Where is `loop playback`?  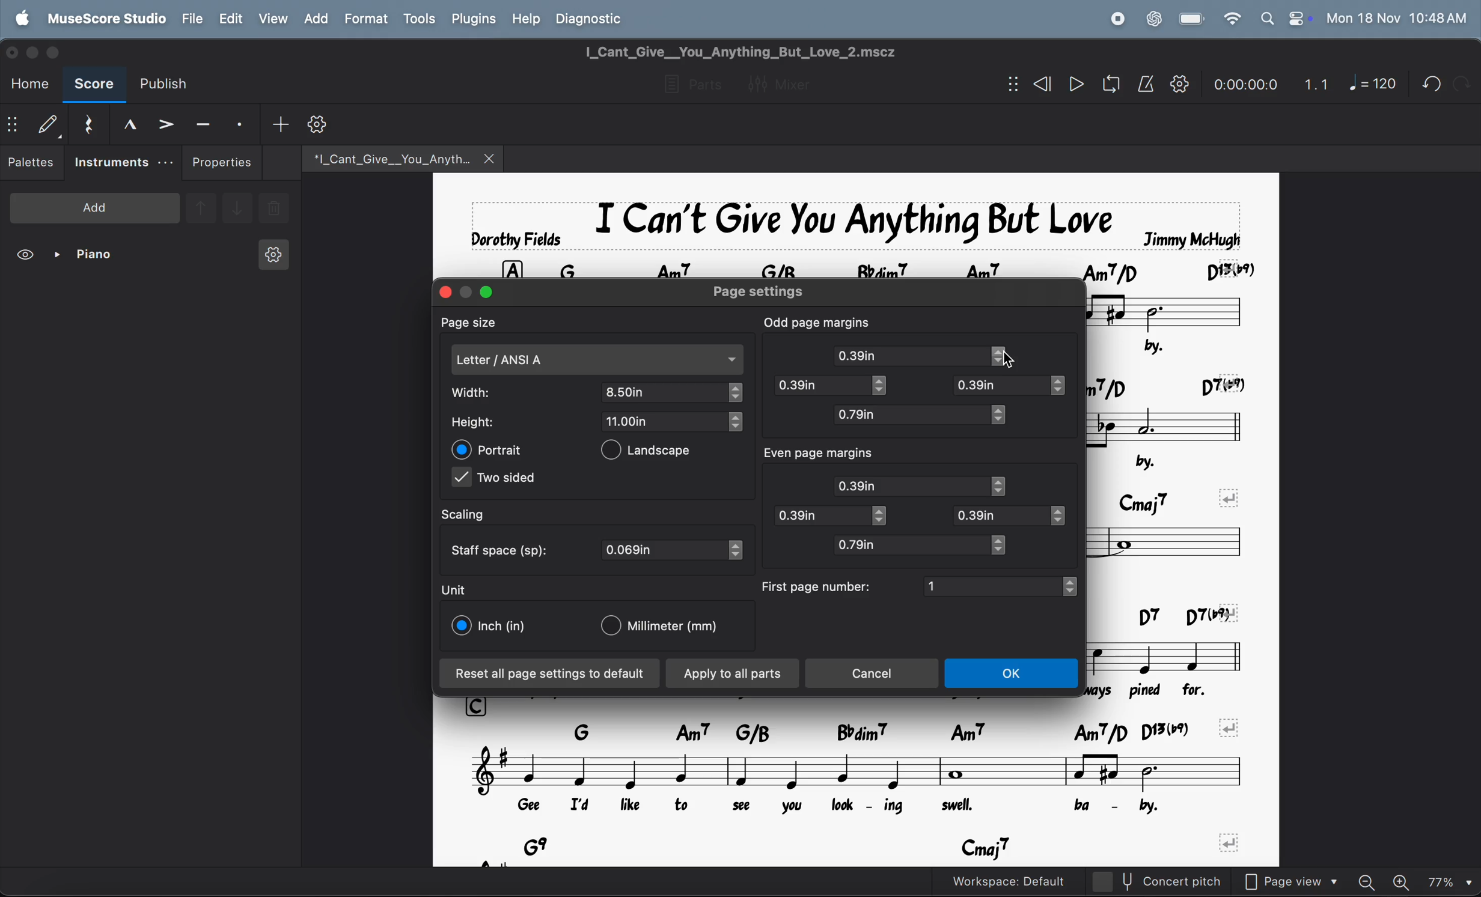
loop playback is located at coordinates (1094, 86).